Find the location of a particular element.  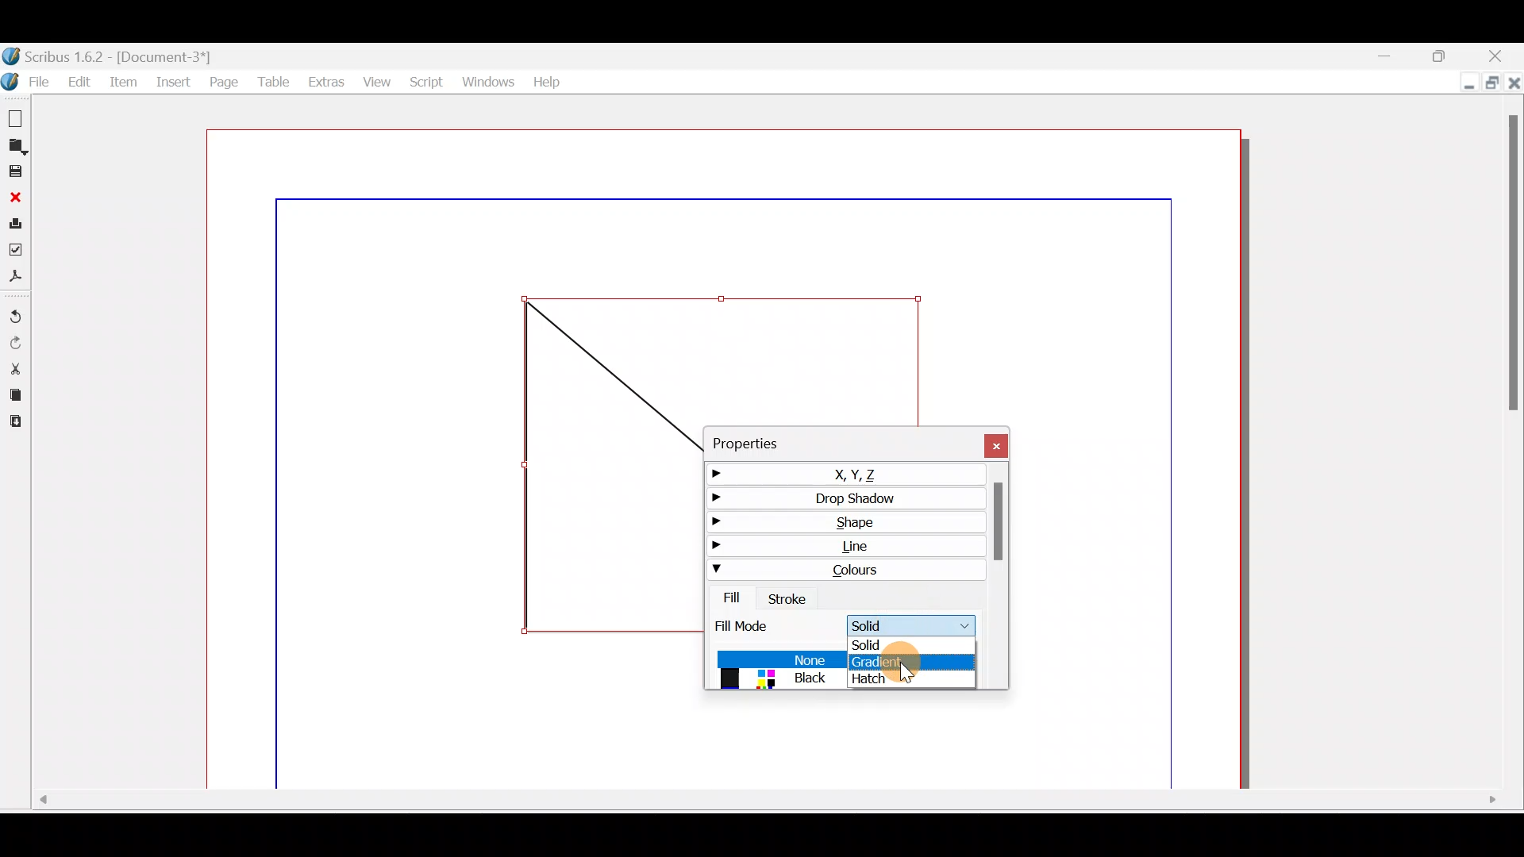

Stroke mode is located at coordinates (756, 625).